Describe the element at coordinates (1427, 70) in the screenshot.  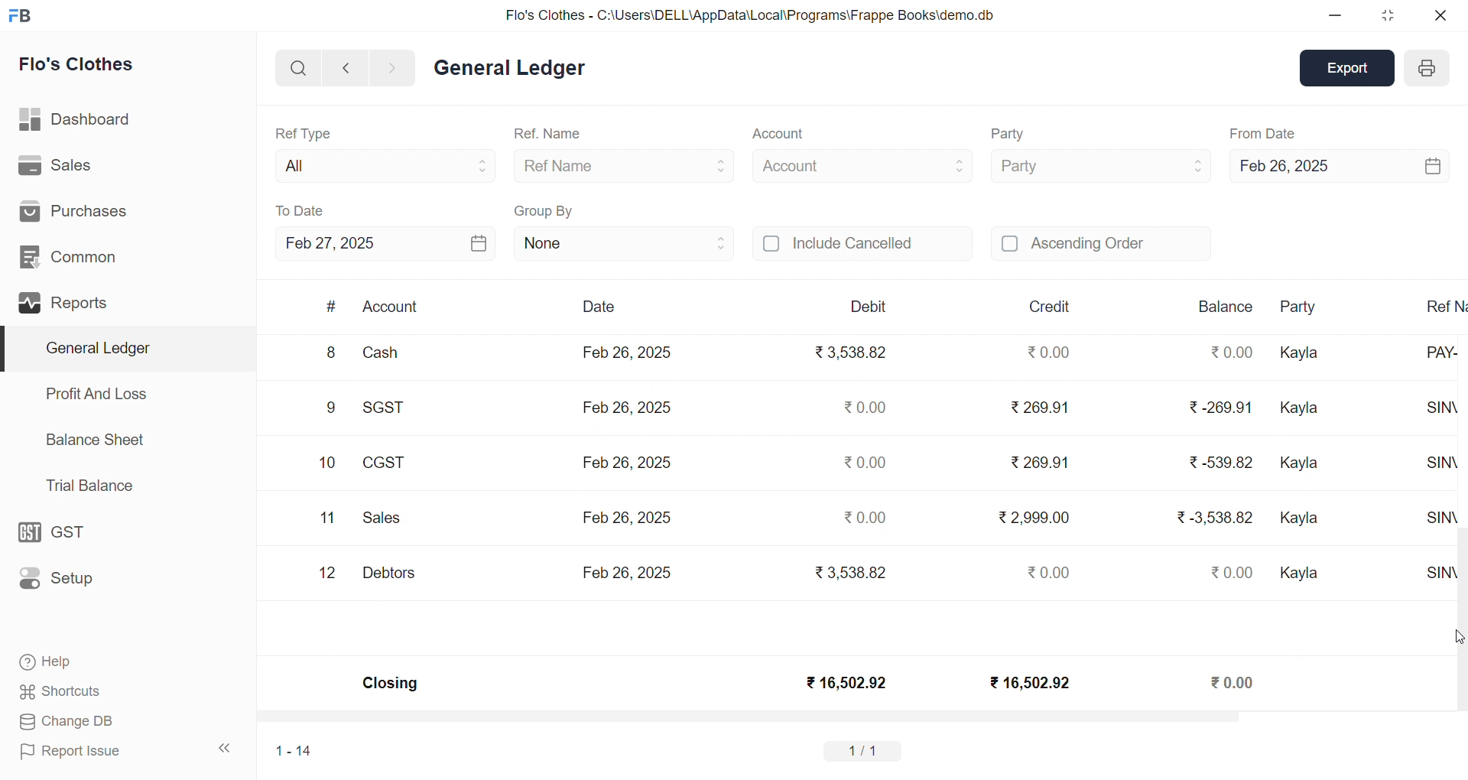
I see `PRINT` at that location.